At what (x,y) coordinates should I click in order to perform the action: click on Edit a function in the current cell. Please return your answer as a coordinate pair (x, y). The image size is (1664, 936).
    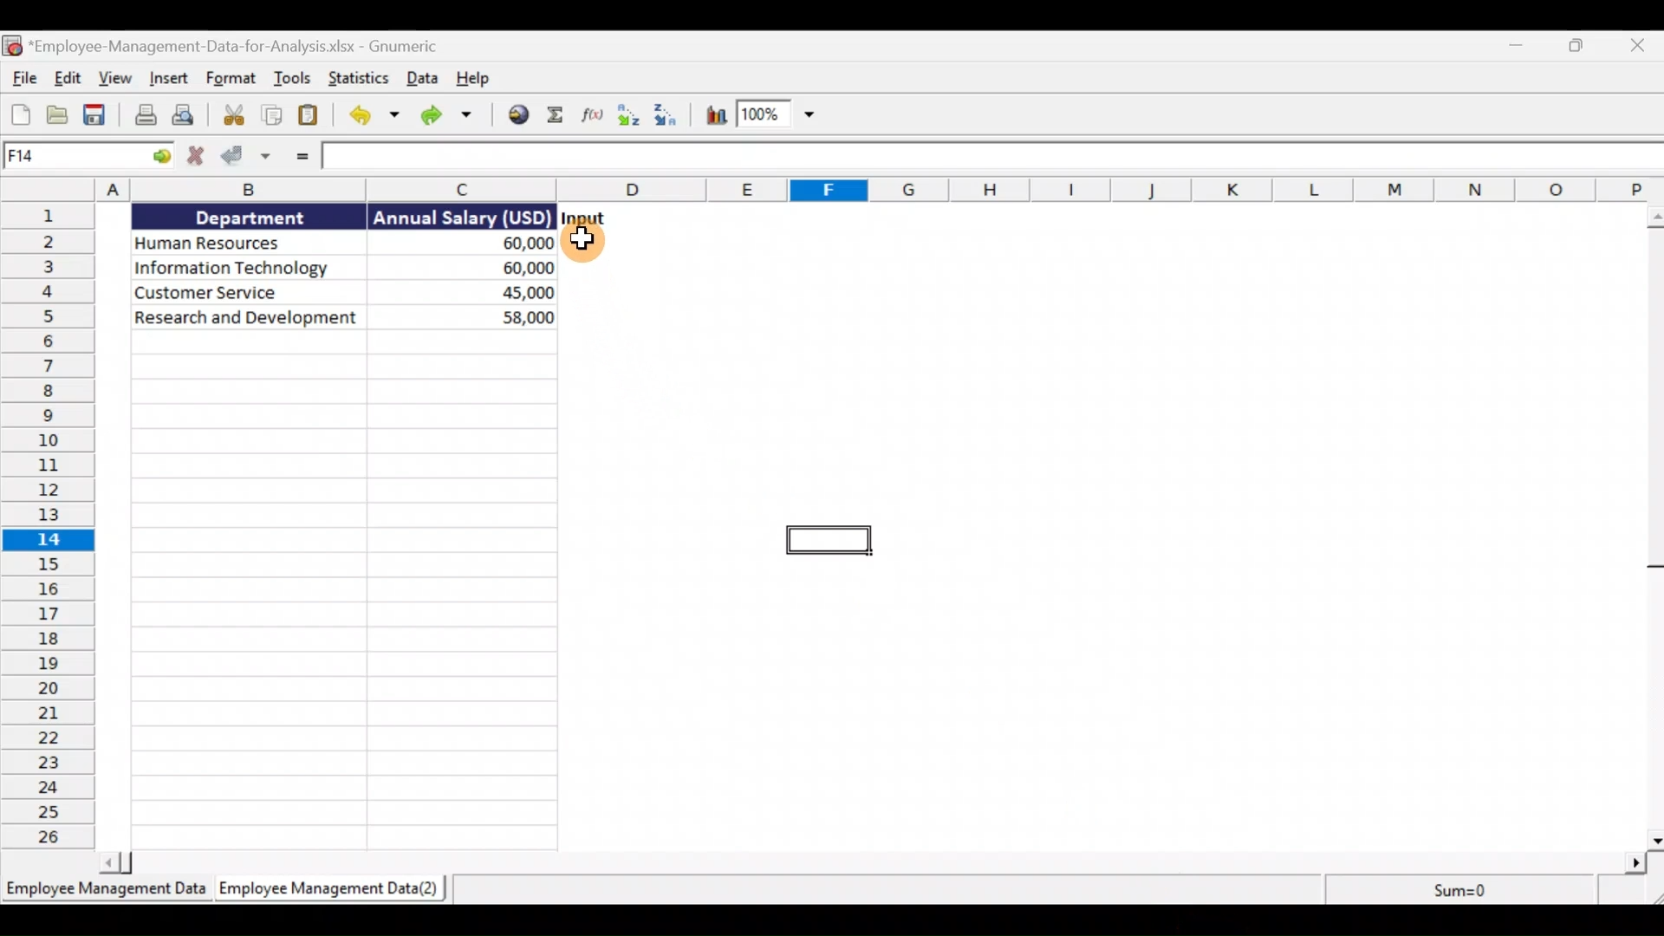
    Looking at the image, I should click on (591, 116).